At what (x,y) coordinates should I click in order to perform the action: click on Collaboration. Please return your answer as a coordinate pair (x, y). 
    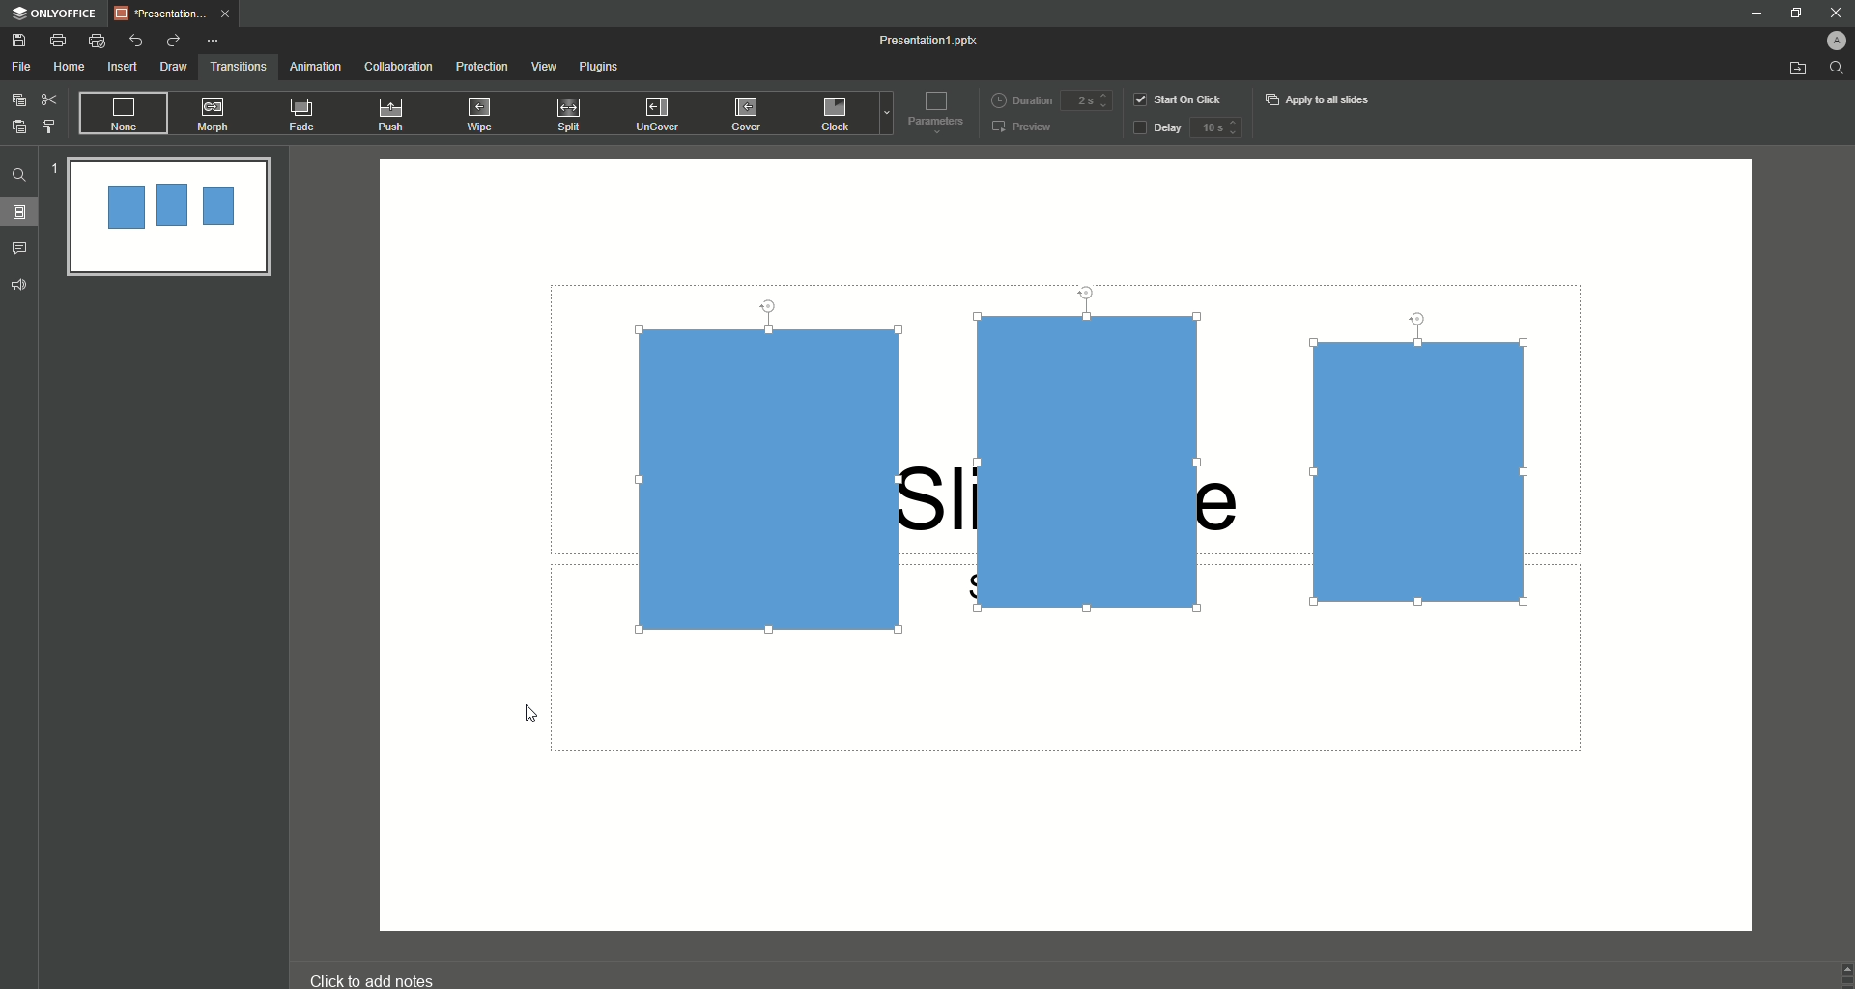
    Looking at the image, I should click on (399, 68).